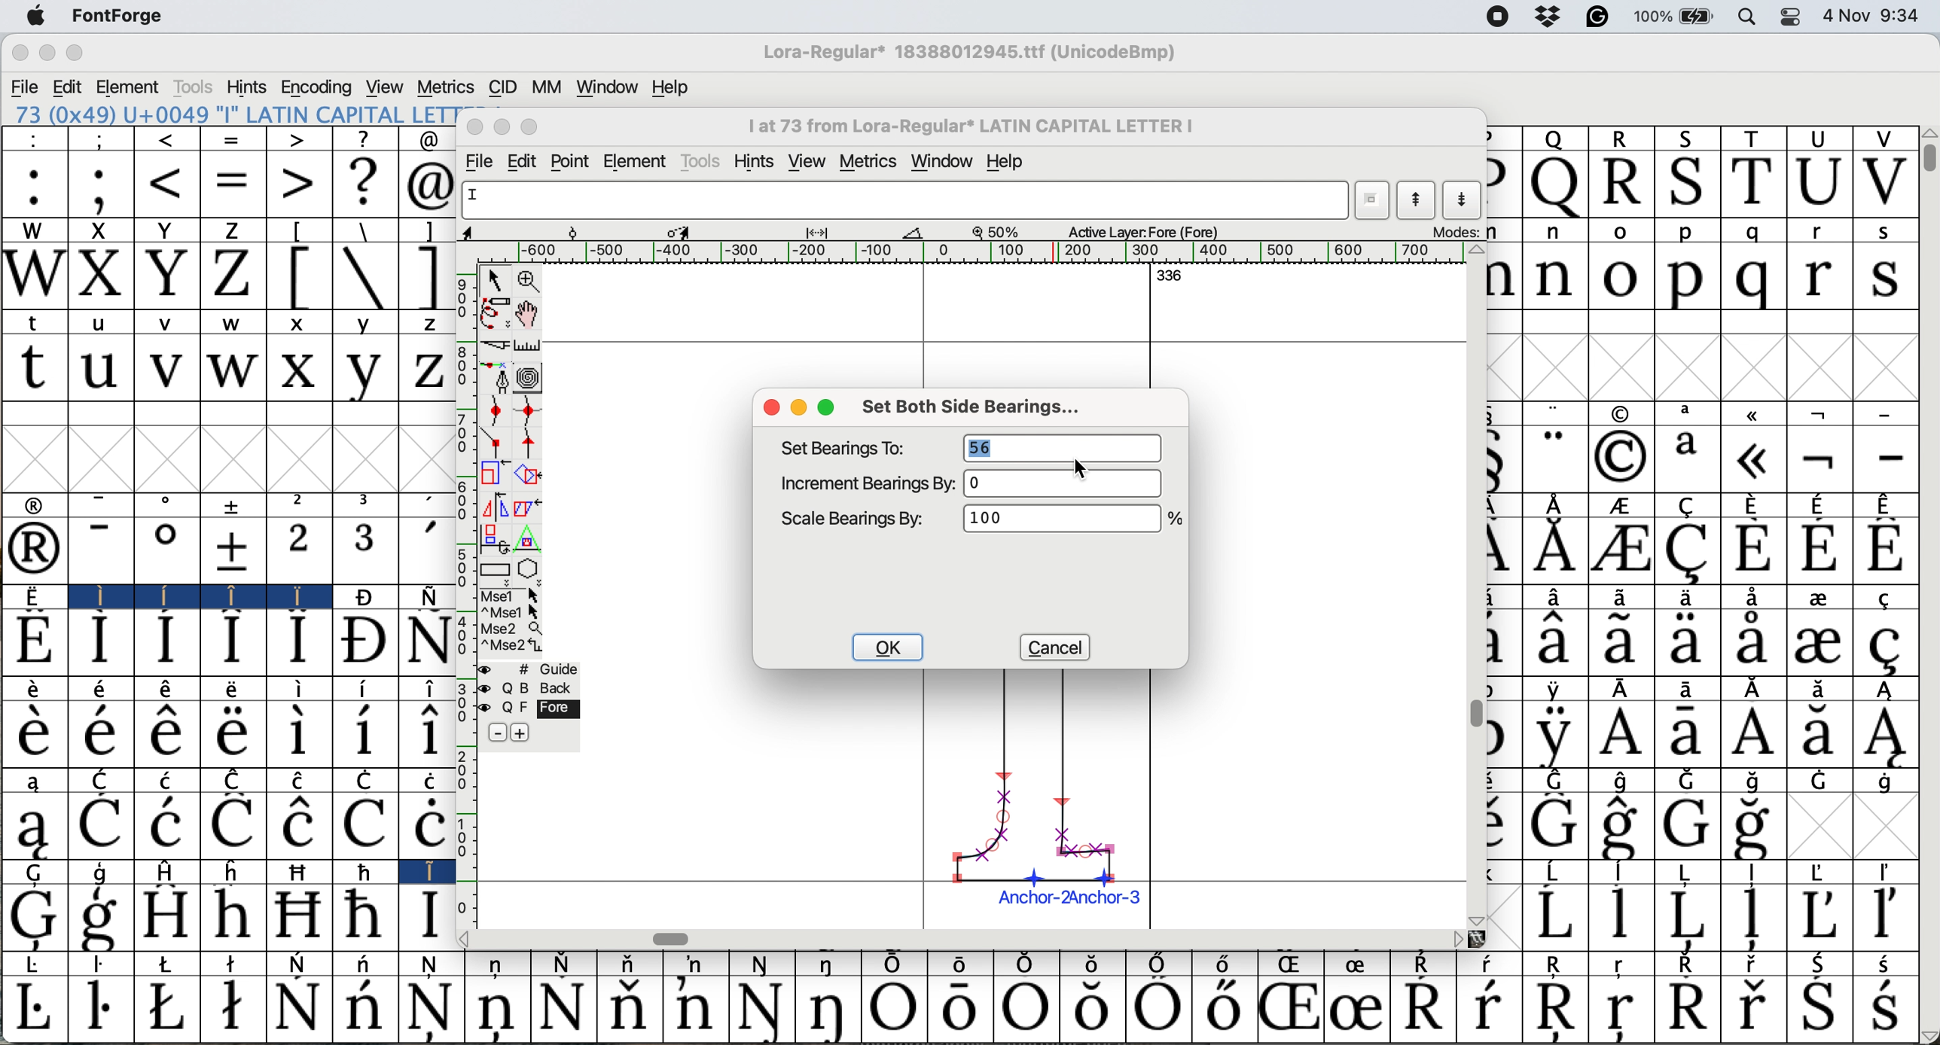 This screenshot has width=1940, height=1045. Describe the element at coordinates (1824, 964) in the screenshot. I see `Symbol` at that location.